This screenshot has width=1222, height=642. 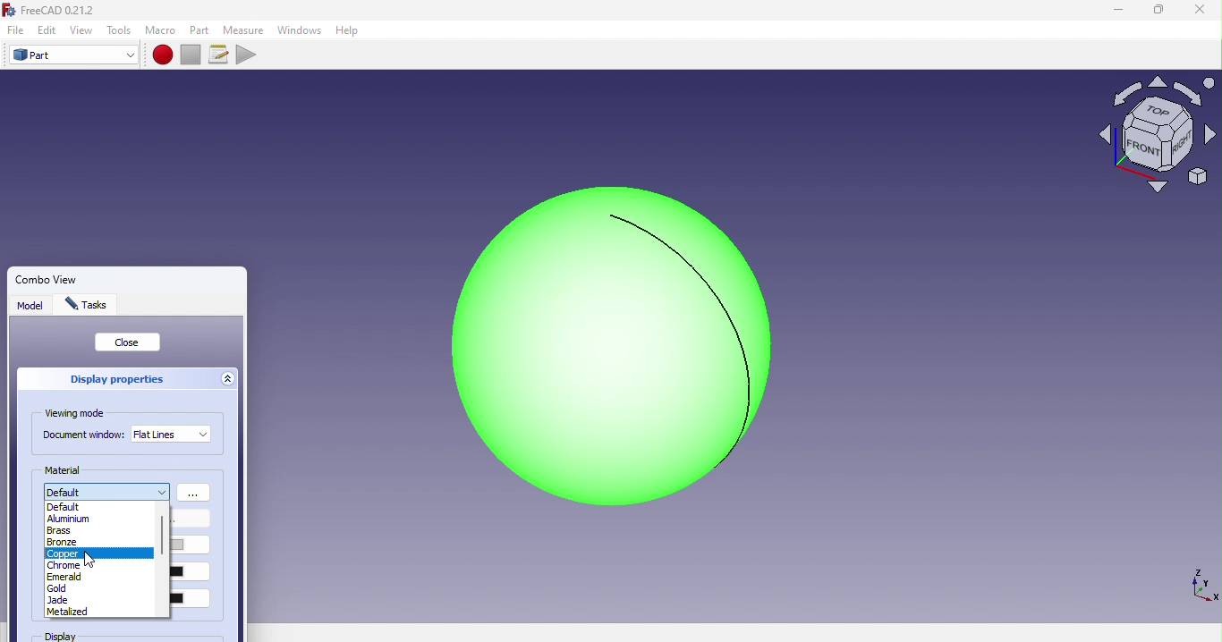 What do you see at coordinates (55, 599) in the screenshot?
I see `Jade` at bounding box center [55, 599].